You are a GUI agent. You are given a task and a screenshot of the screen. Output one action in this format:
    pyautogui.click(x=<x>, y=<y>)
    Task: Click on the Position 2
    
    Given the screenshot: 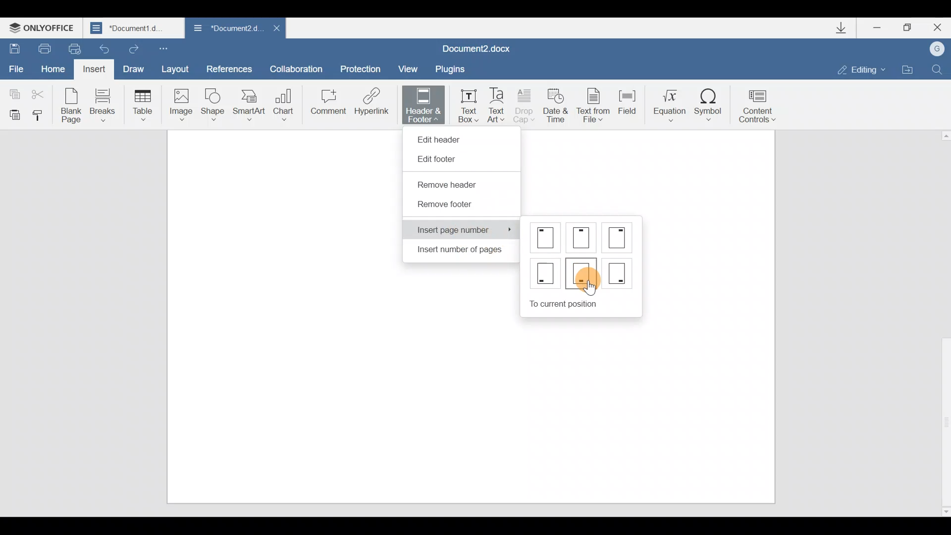 What is the action you would take?
    pyautogui.click(x=582, y=238)
    